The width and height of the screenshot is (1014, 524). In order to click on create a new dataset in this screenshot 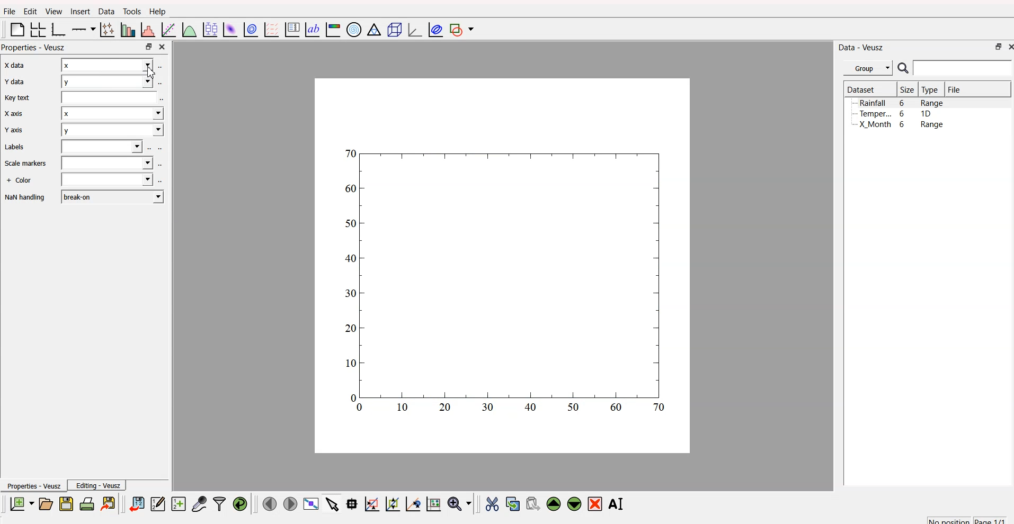, I will do `click(178, 503)`.